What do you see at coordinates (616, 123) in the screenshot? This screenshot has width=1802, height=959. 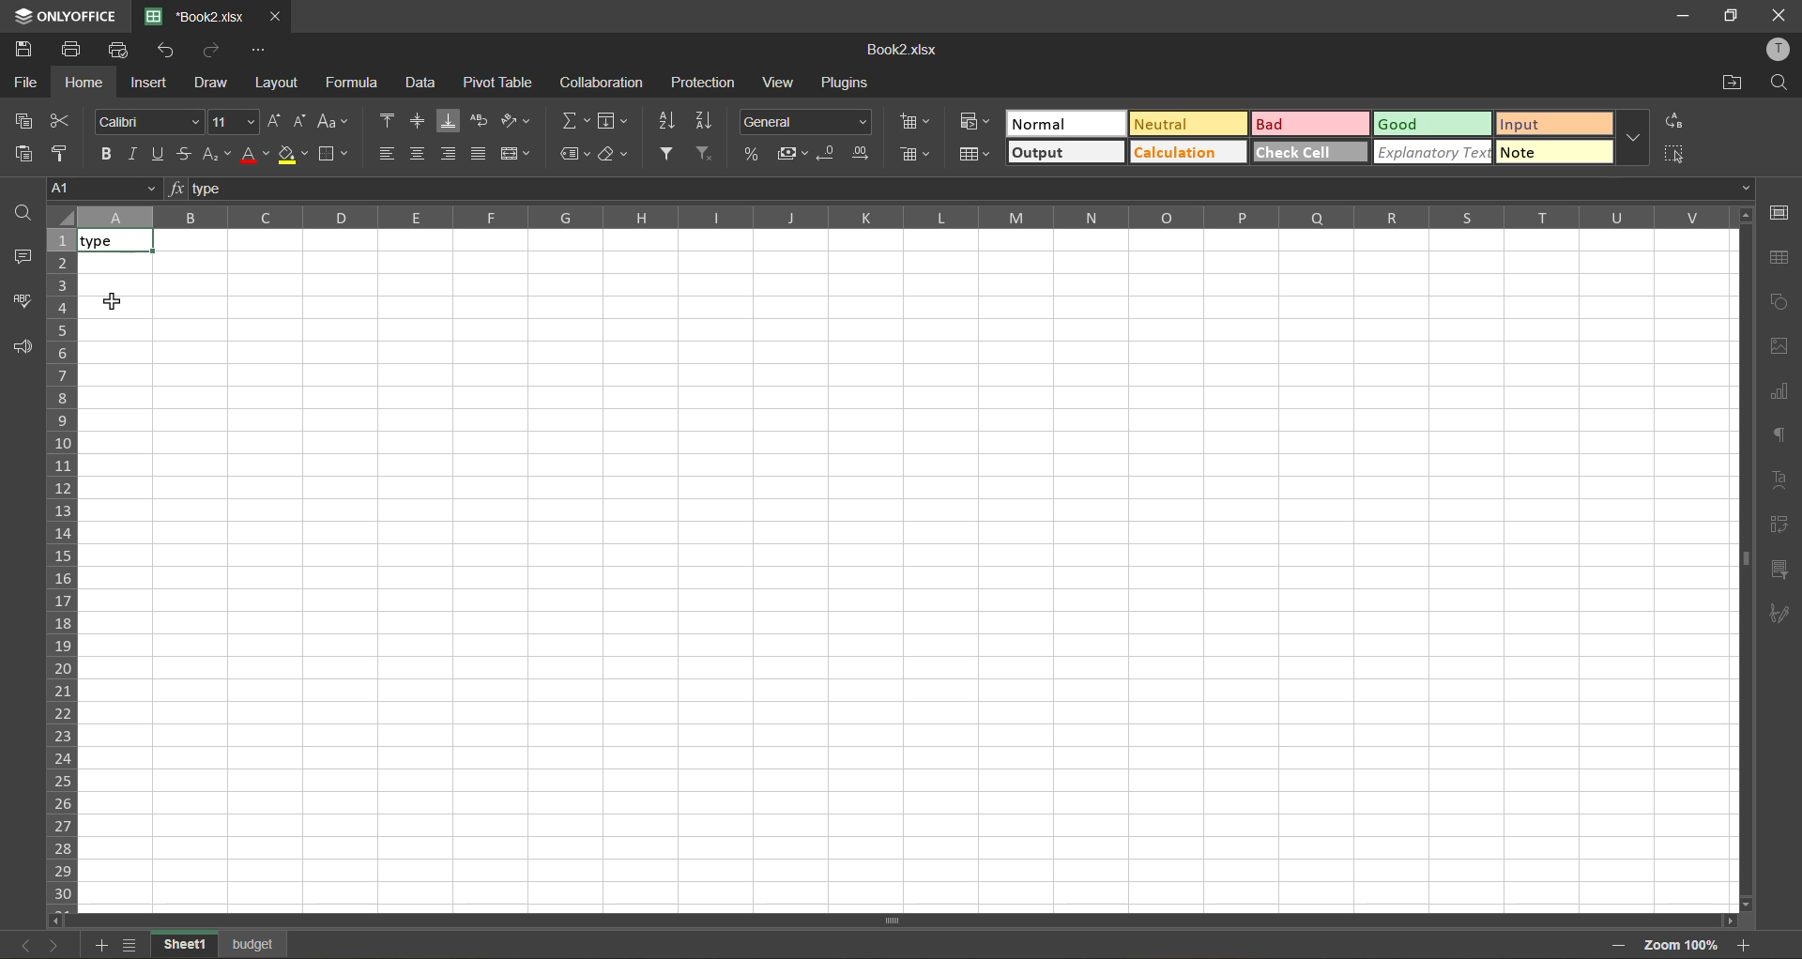 I see `fields` at bounding box center [616, 123].